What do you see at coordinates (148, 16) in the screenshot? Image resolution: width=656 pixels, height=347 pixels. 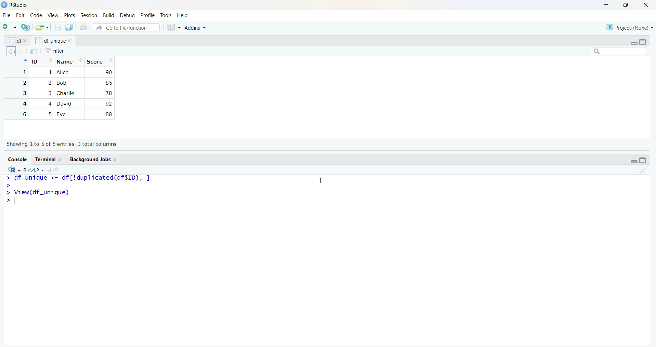 I see `Profile` at bounding box center [148, 16].